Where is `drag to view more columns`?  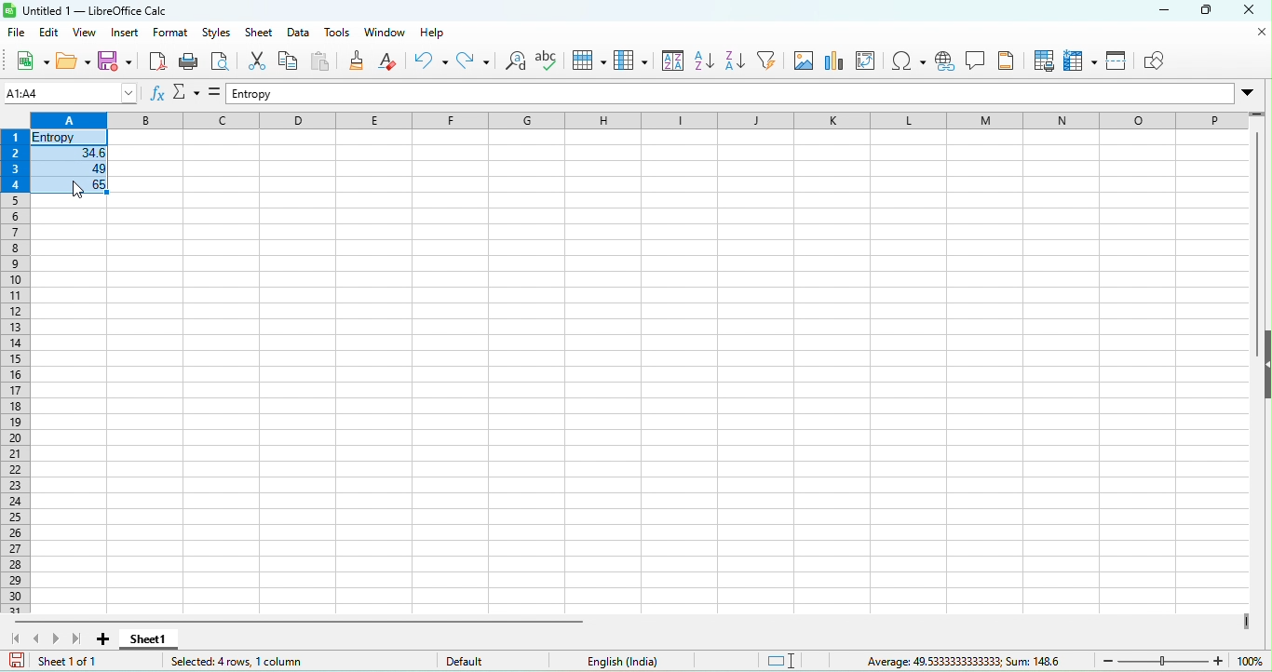 drag to view more columns is located at coordinates (1247, 621).